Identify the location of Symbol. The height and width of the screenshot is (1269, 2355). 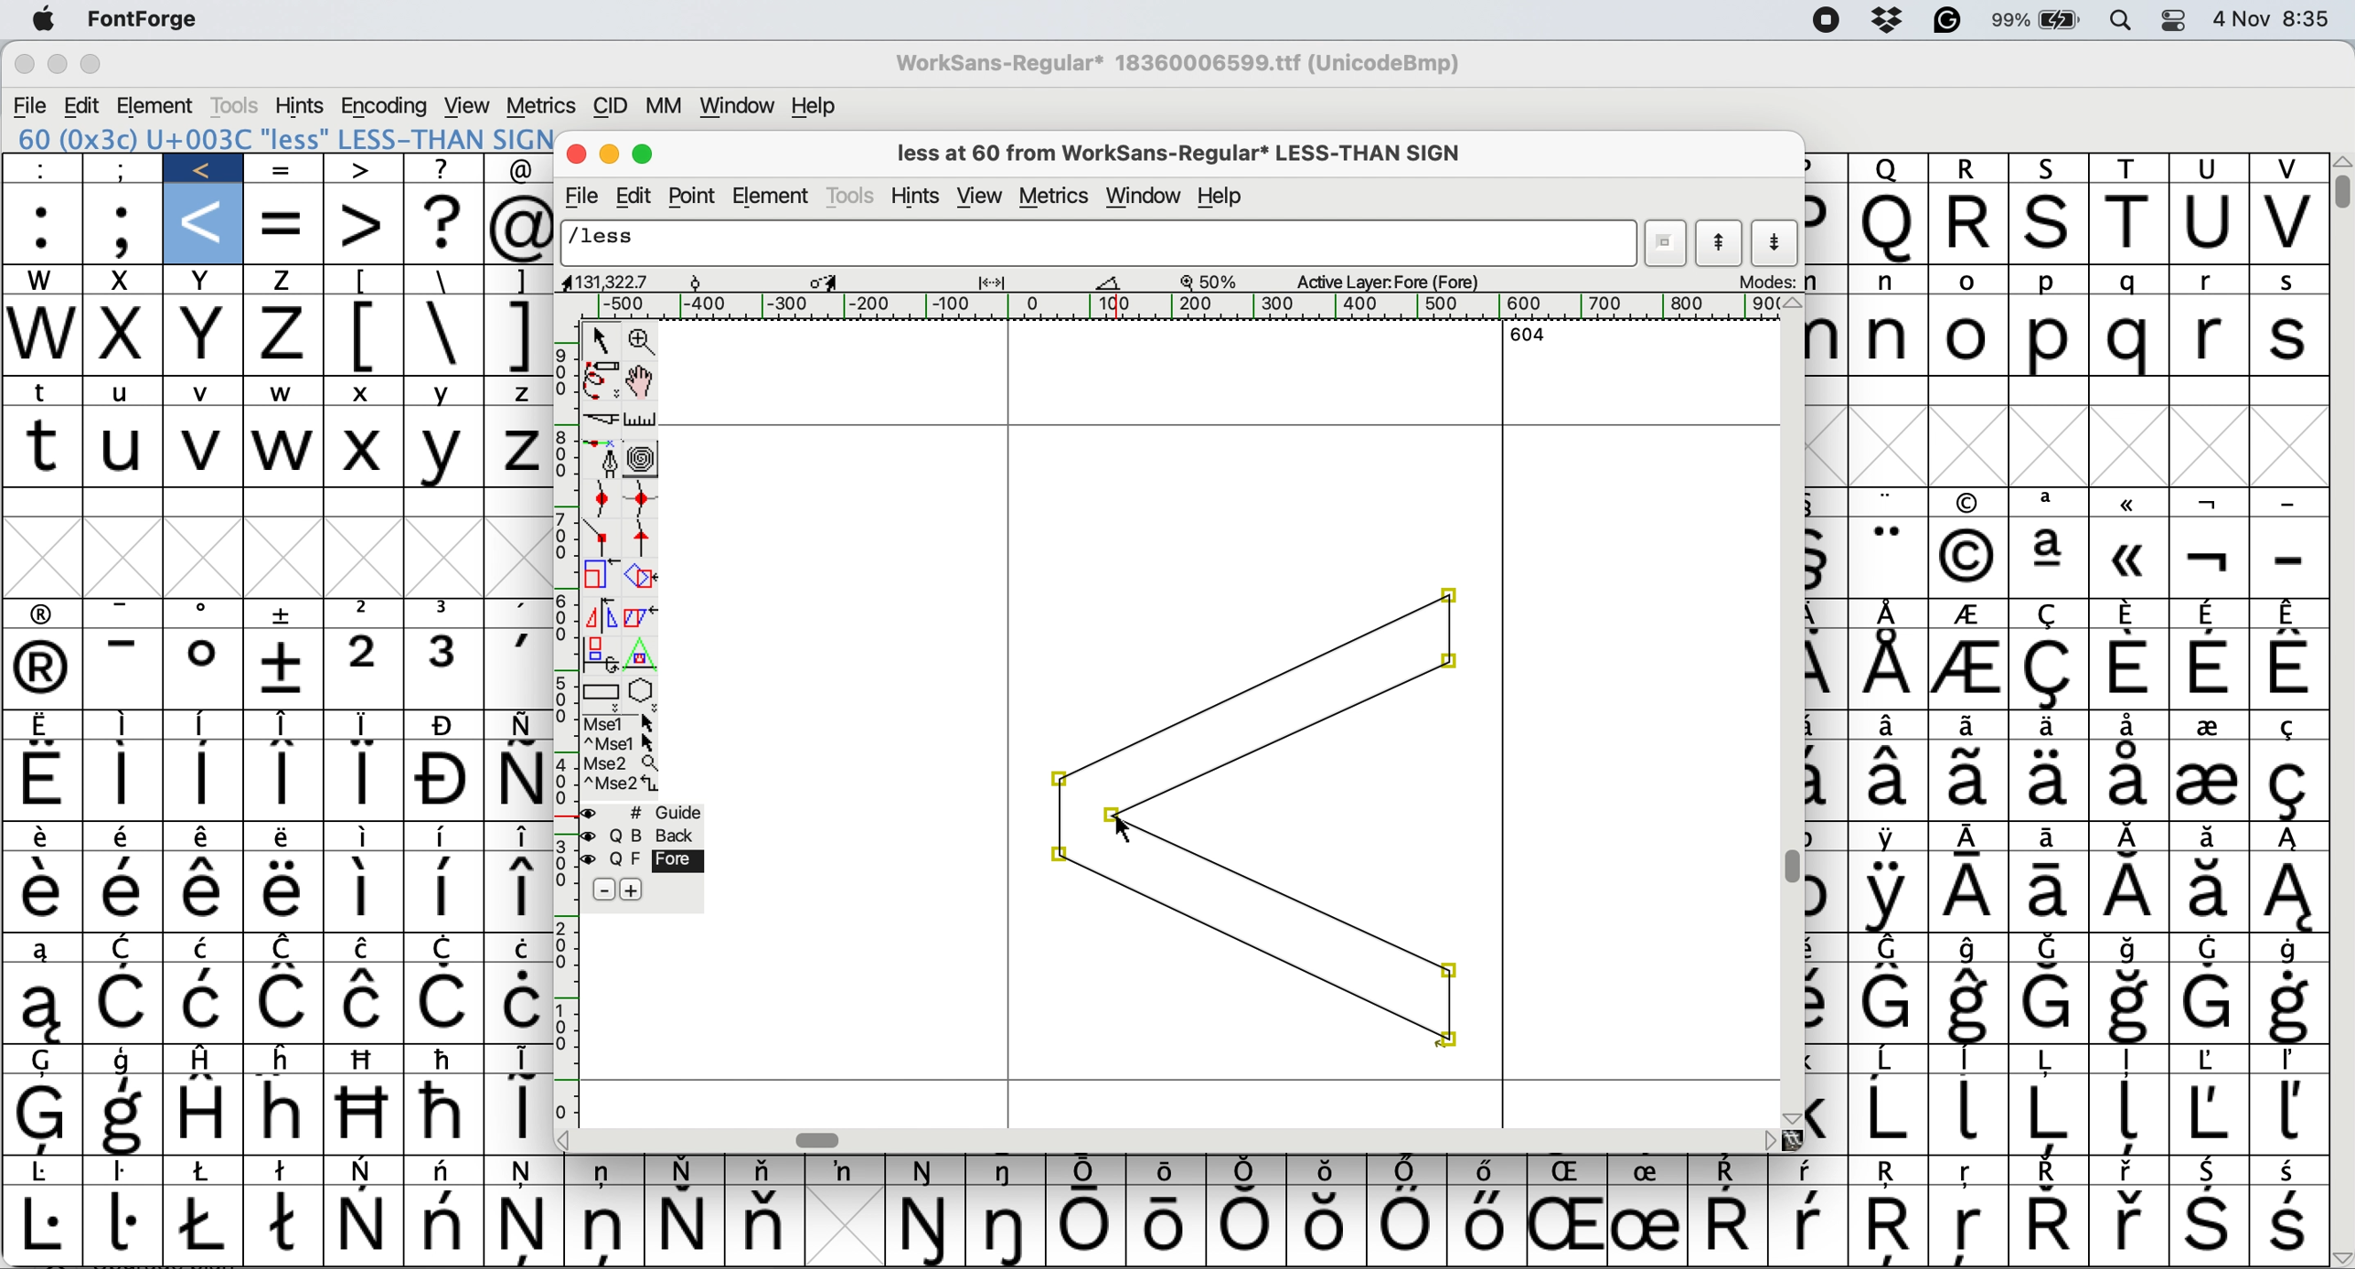
(1012, 1172).